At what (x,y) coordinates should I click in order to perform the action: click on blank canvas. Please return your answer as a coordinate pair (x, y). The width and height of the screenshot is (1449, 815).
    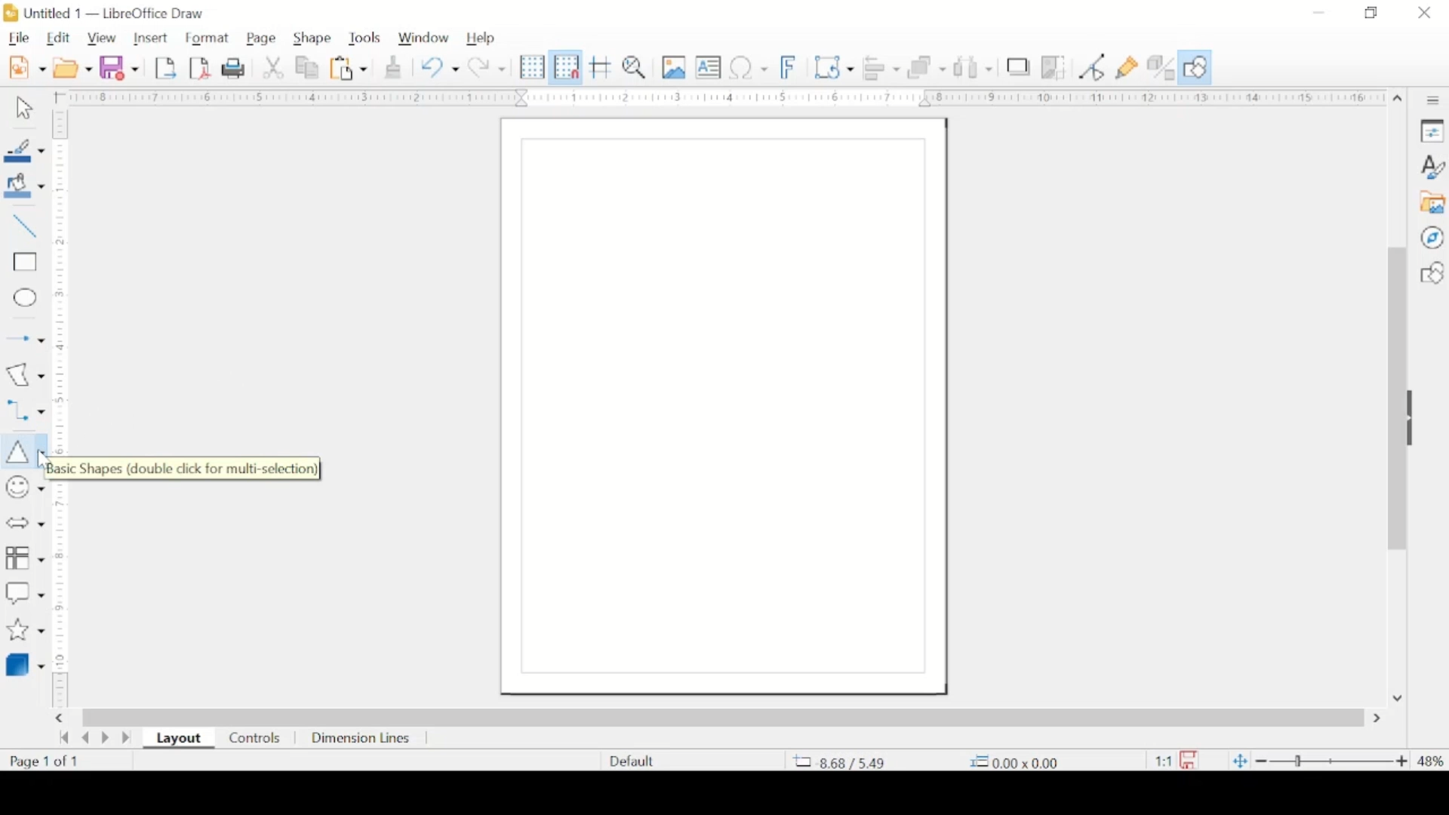
    Looking at the image, I should click on (722, 407).